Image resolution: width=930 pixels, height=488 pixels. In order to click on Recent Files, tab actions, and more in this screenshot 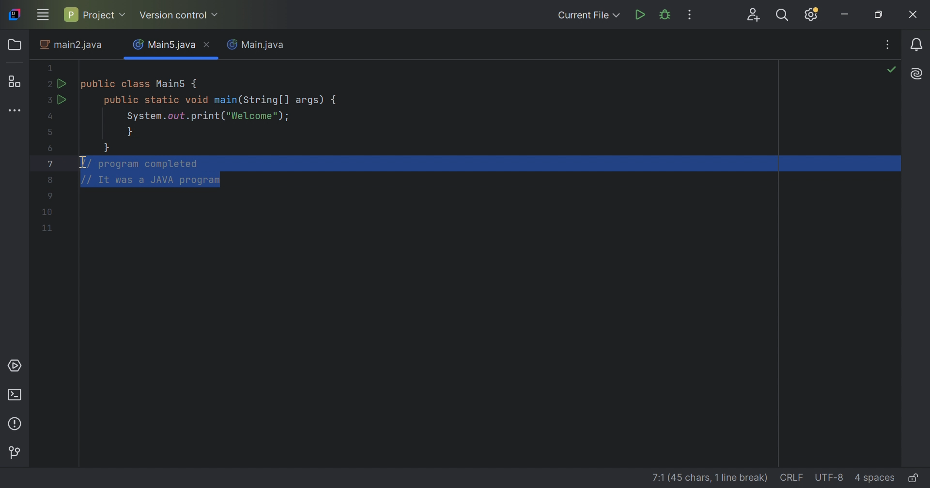, I will do `click(889, 44)`.